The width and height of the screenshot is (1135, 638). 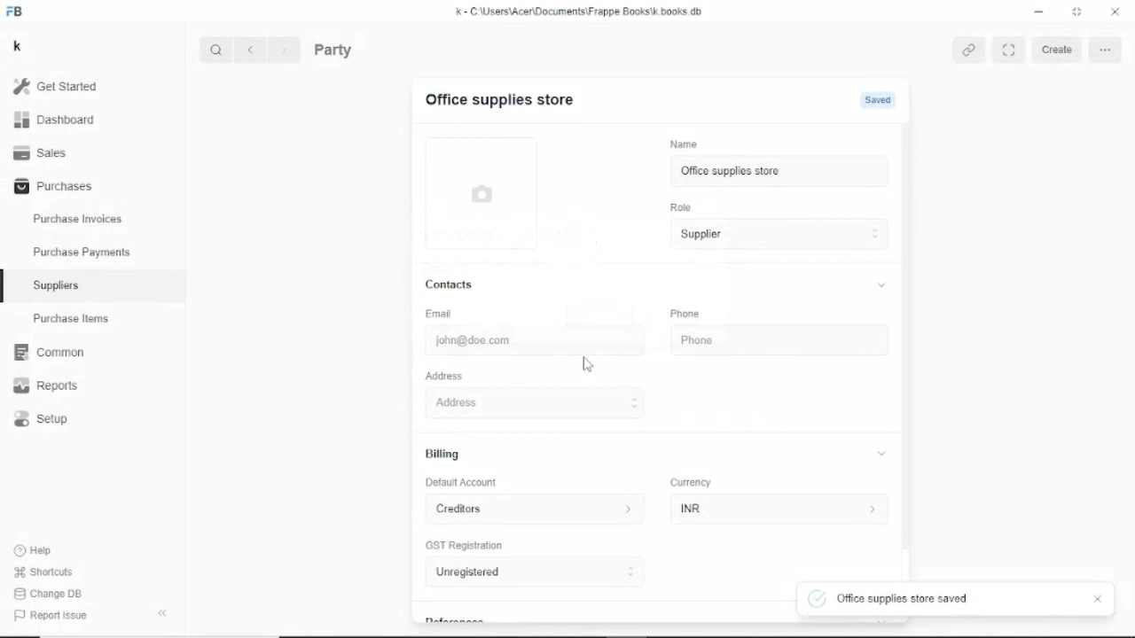 I want to click on Toggle between form and full width, so click(x=1076, y=12).